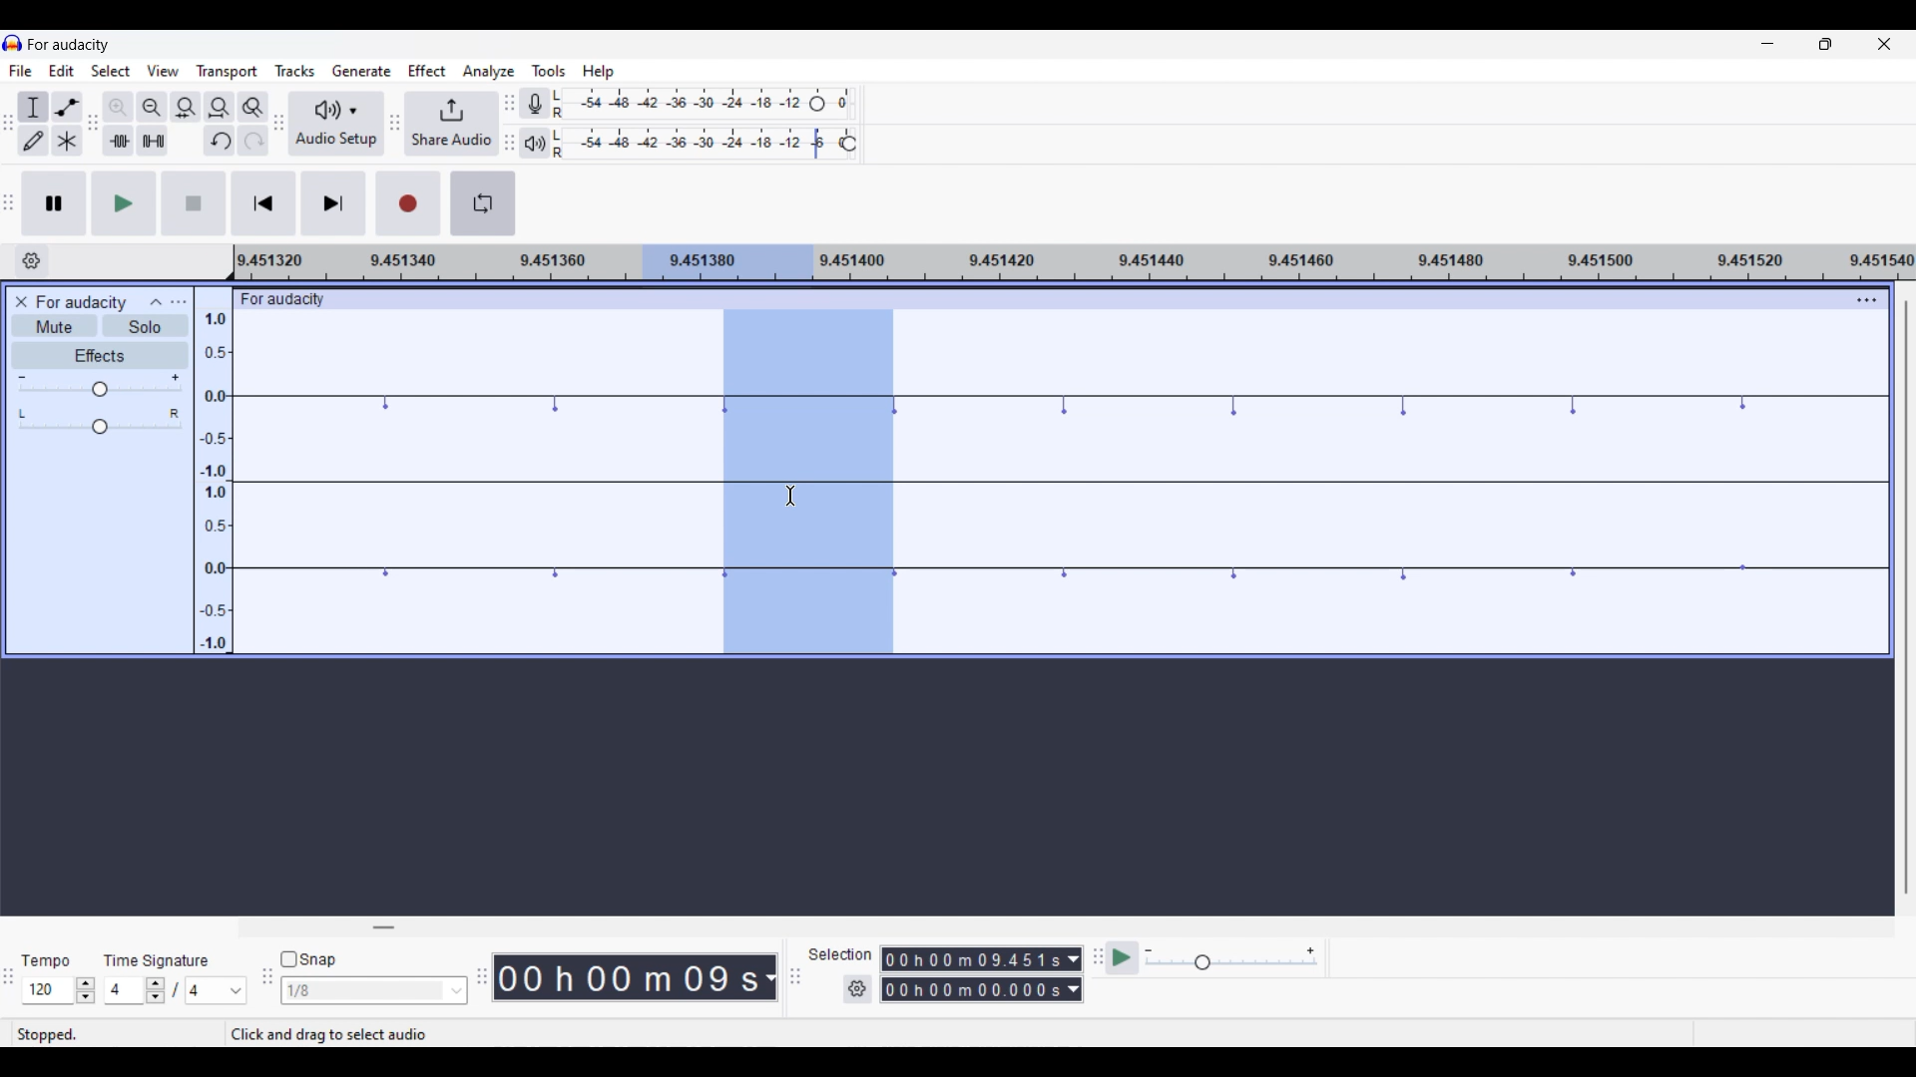 The image size is (1916, 1077). I want to click on Skip/Select to end, so click(333, 203).